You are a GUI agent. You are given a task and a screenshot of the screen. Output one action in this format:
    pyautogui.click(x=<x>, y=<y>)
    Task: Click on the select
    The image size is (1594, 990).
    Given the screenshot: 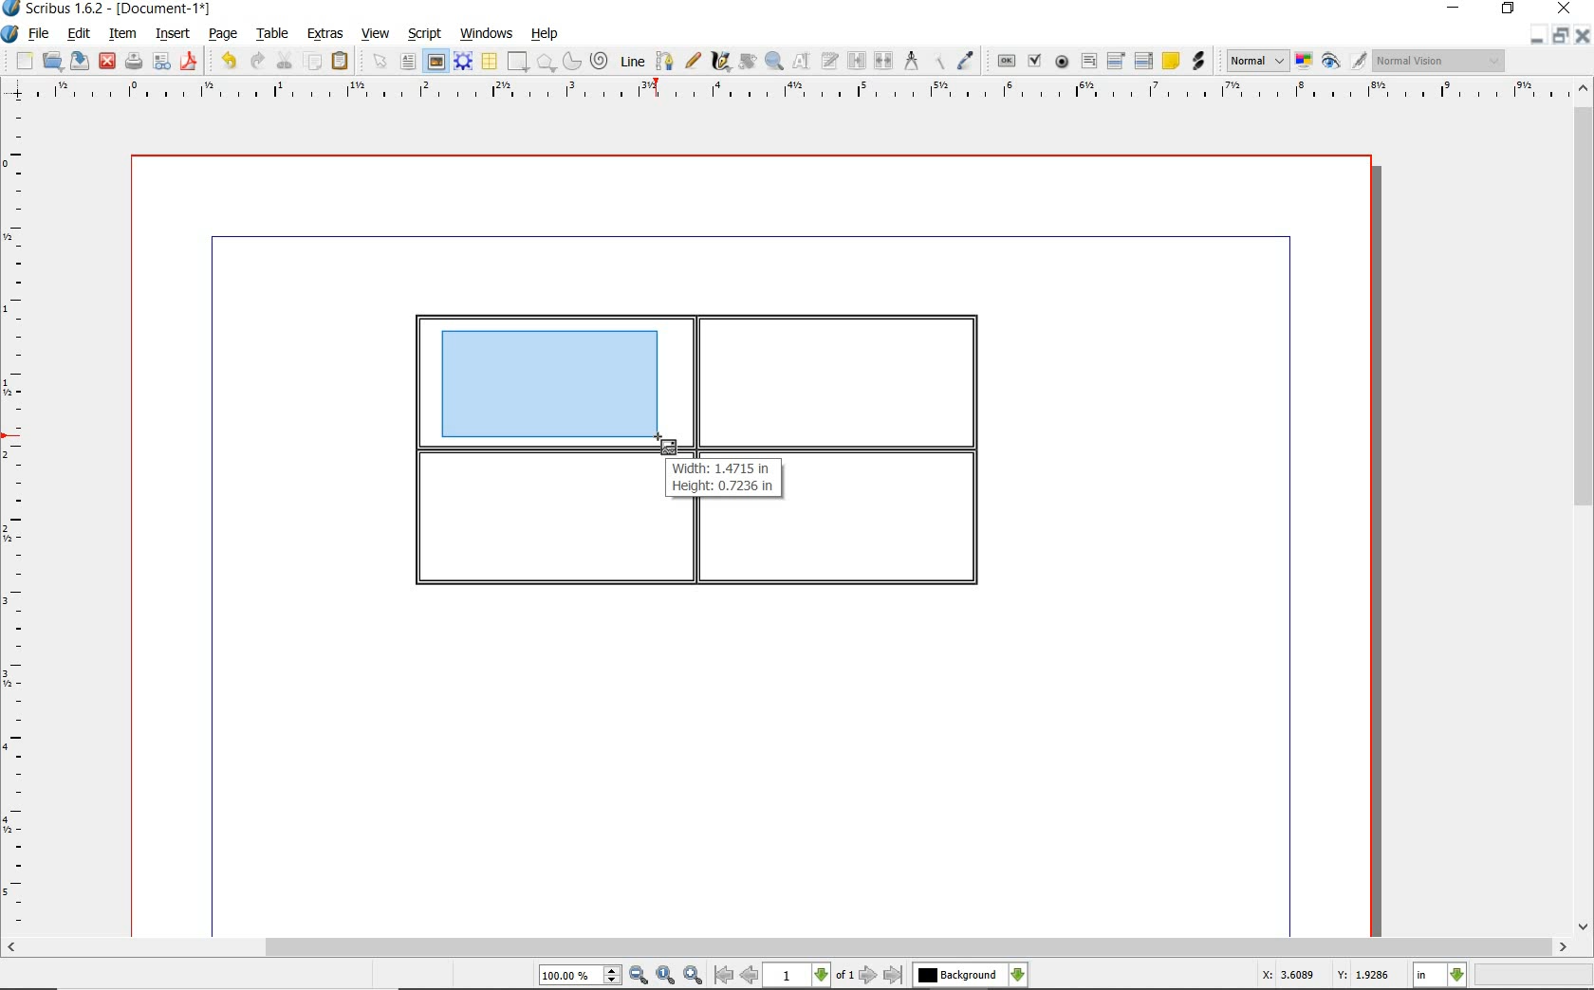 What is the action you would take?
    pyautogui.click(x=383, y=65)
    